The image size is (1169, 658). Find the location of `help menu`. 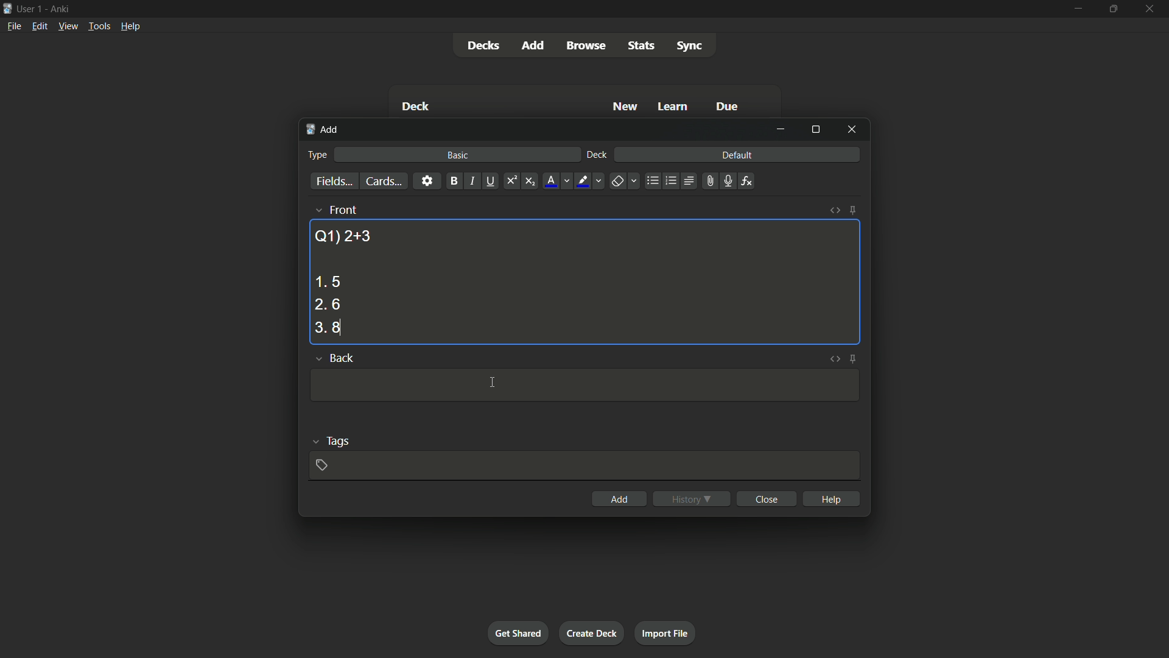

help menu is located at coordinates (130, 26).